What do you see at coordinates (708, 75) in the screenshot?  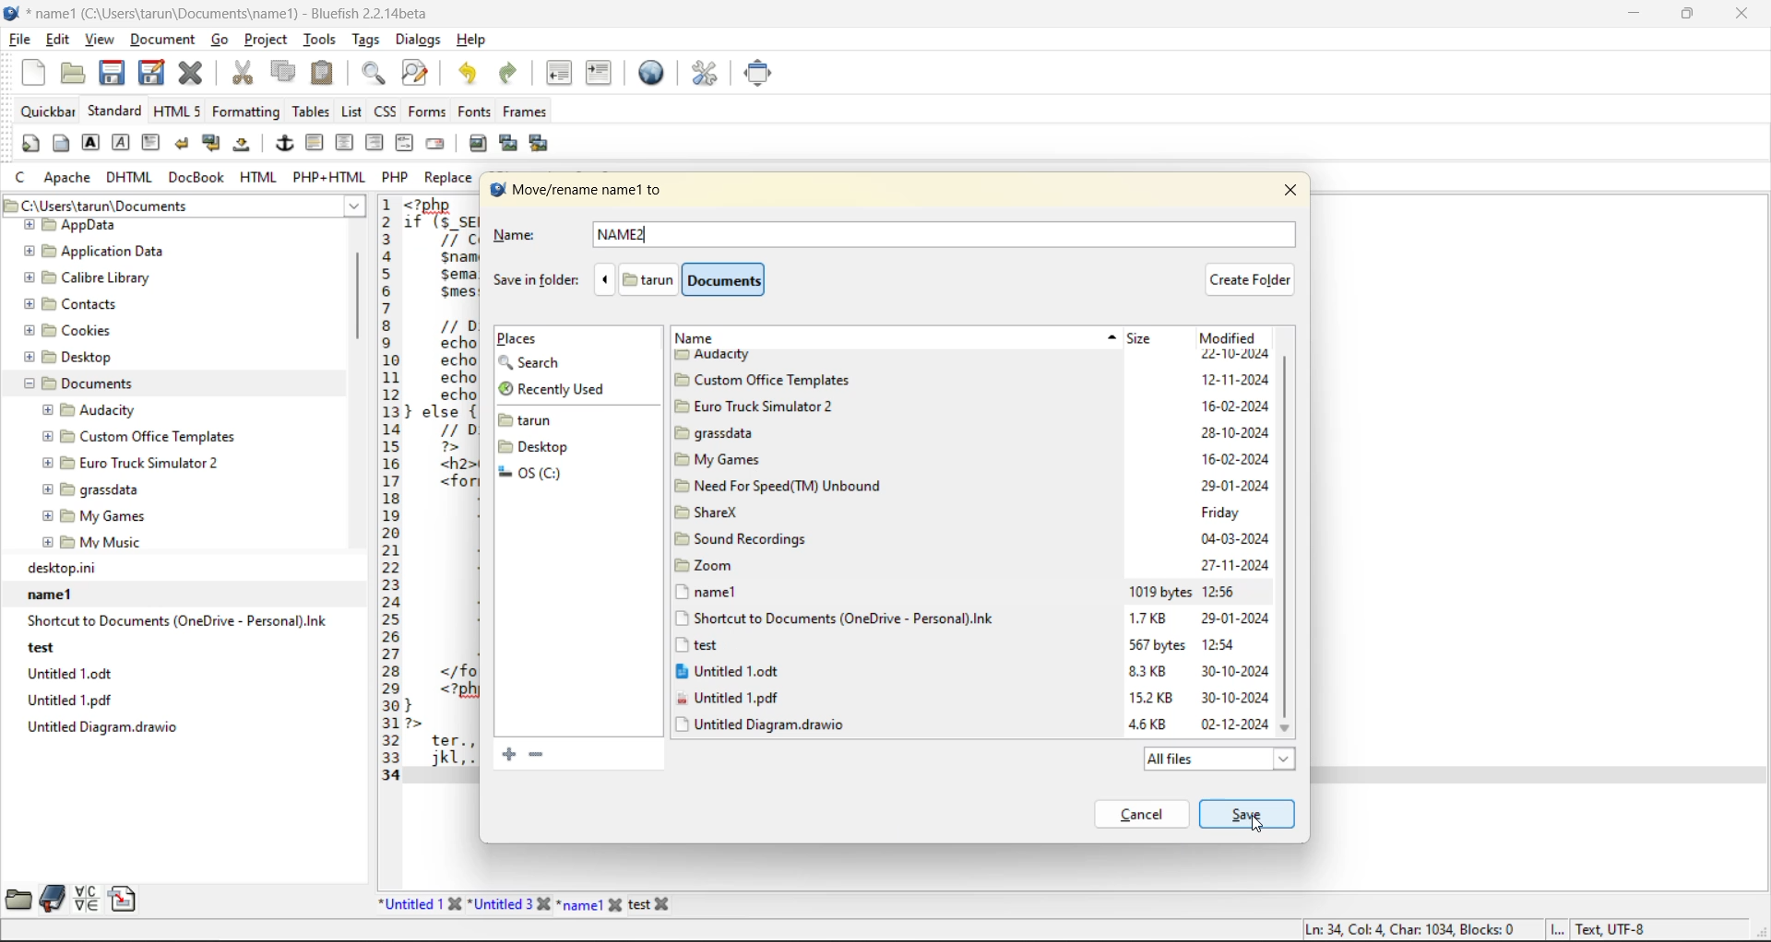 I see `edit preferences` at bounding box center [708, 75].